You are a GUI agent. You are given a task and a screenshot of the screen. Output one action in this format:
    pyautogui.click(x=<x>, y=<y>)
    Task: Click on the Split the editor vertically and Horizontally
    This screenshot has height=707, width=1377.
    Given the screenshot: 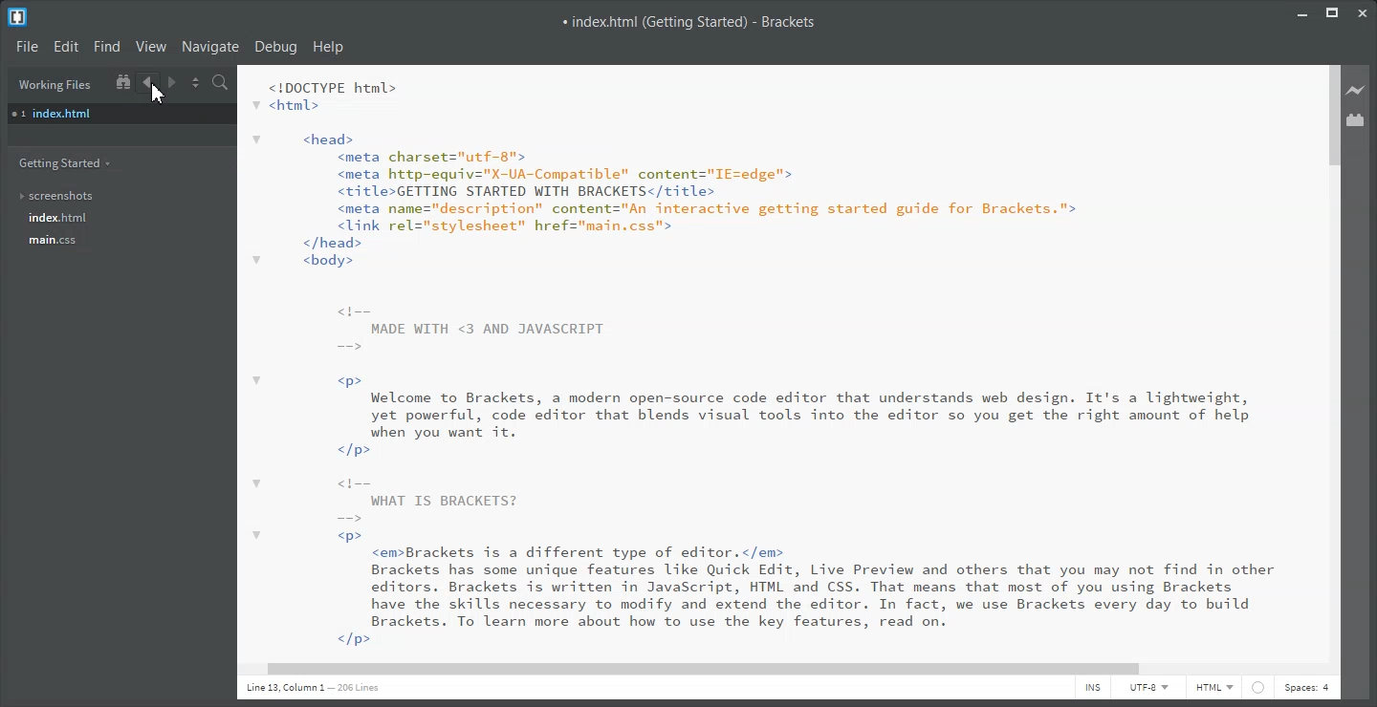 What is the action you would take?
    pyautogui.click(x=196, y=83)
    